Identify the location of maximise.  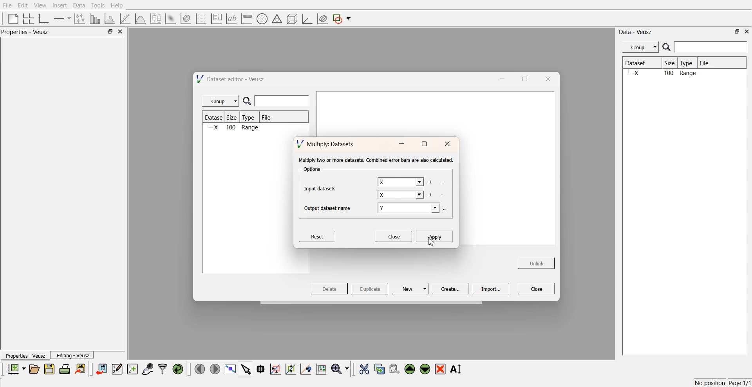
(424, 144).